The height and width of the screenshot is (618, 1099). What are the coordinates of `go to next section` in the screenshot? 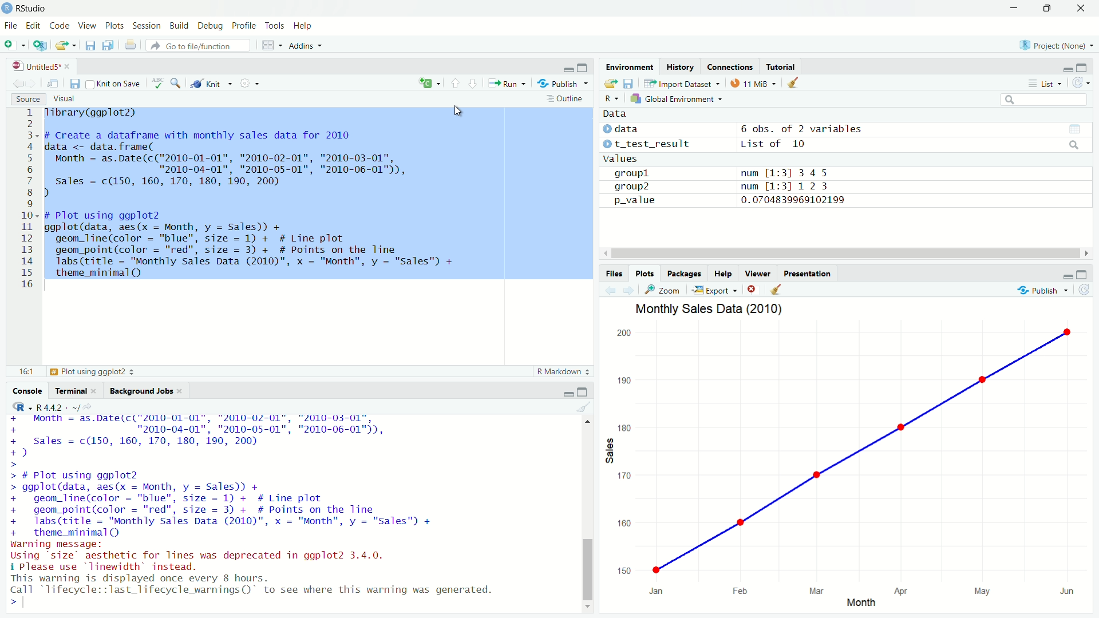 It's located at (473, 84).